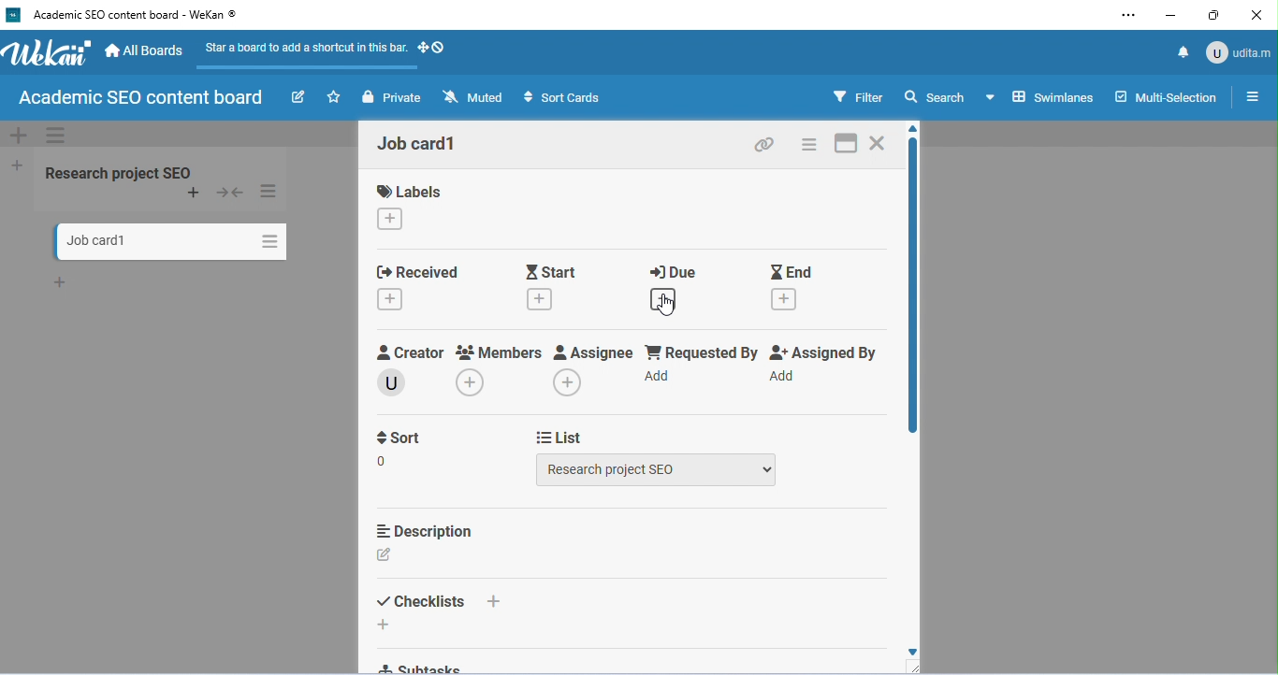 This screenshot has height=675, width=1278. What do you see at coordinates (118, 171) in the screenshot?
I see `research project SEO` at bounding box center [118, 171].